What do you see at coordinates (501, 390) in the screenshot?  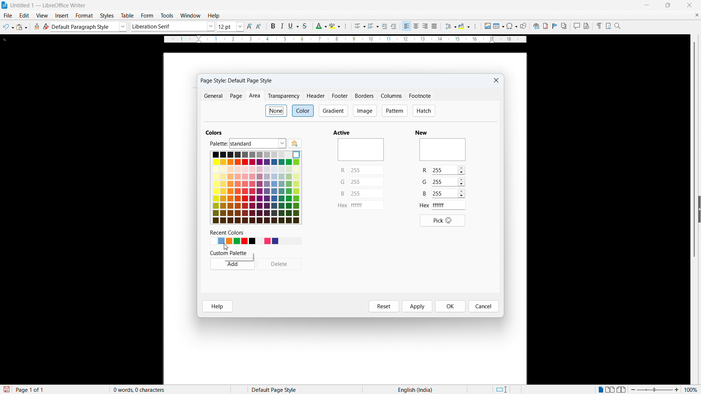 I see `Standard selection ` at bounding box center [501, 390].